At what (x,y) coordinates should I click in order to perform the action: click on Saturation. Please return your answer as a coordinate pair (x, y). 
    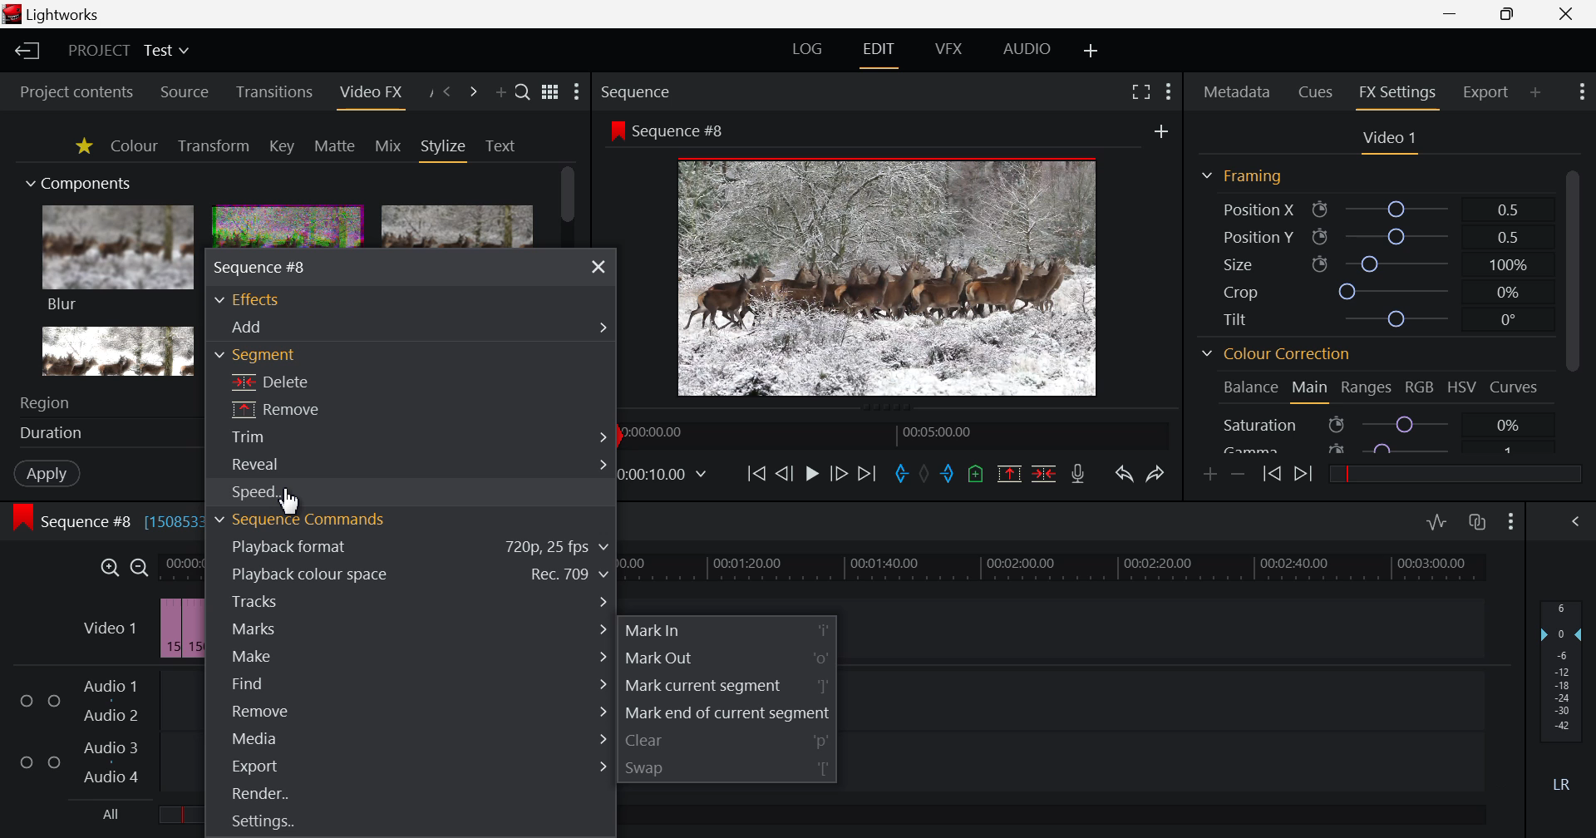
    Looking at the image, I should click on (1383, 422).